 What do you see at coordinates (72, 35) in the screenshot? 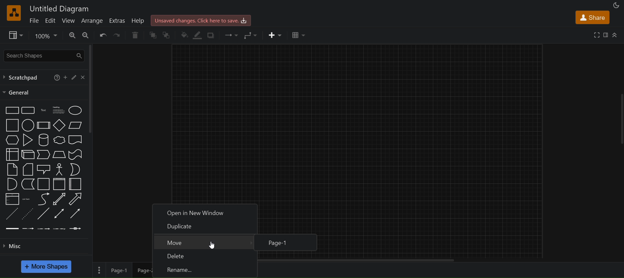
I see `zoom in` at bounding box center [72, 35].